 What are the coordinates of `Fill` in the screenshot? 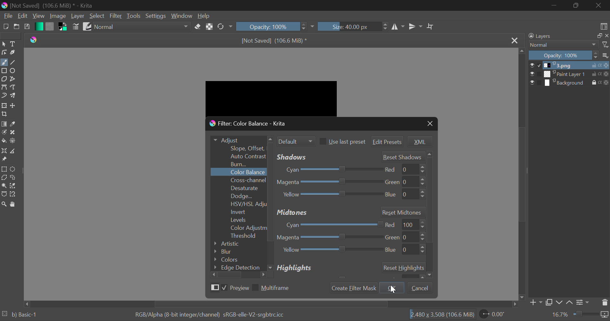 It's located at (4, 141).